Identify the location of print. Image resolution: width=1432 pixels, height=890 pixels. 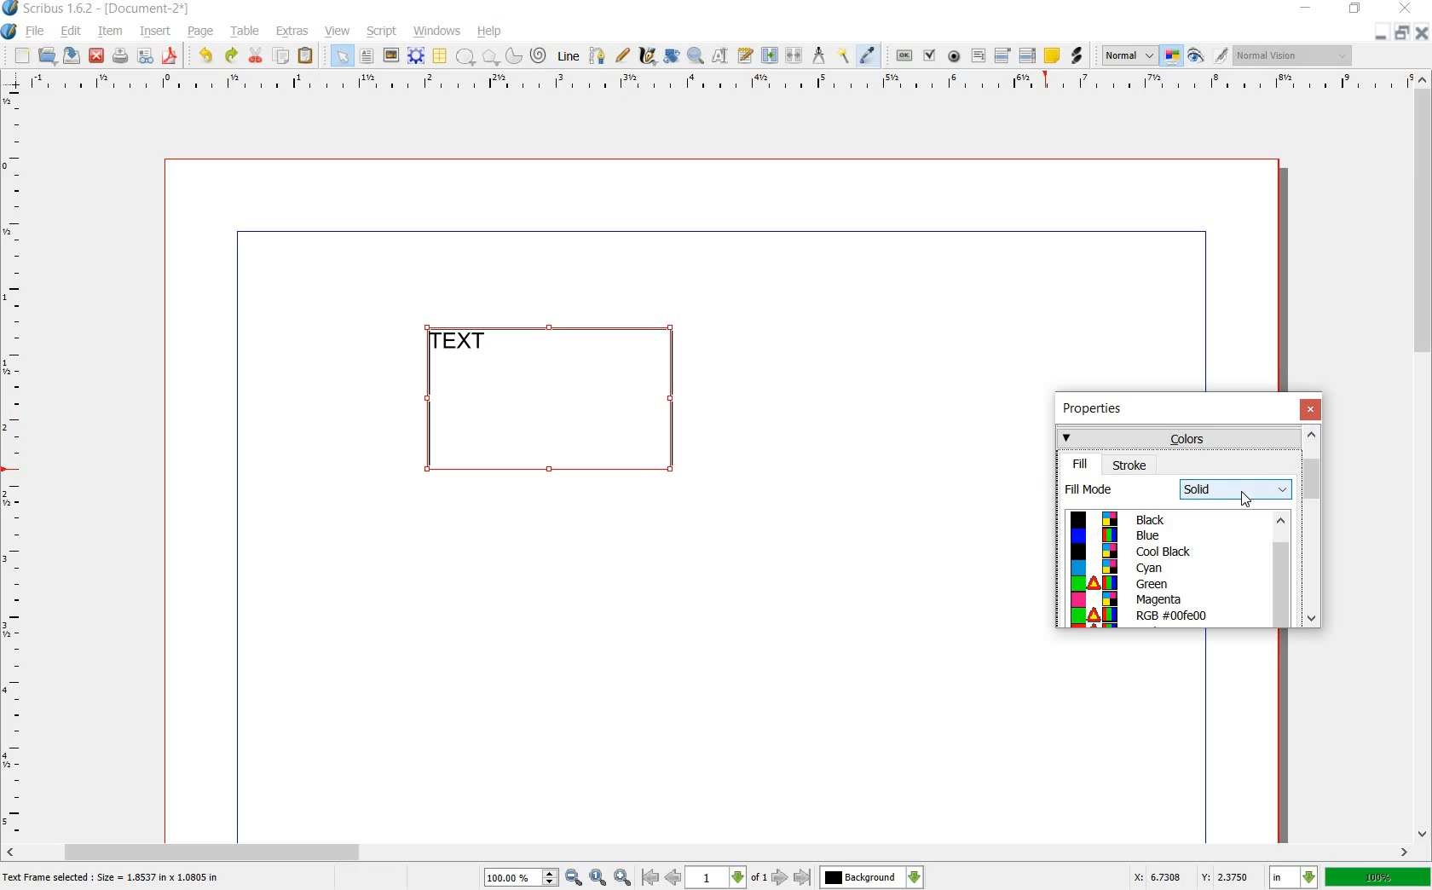
(120, 56).